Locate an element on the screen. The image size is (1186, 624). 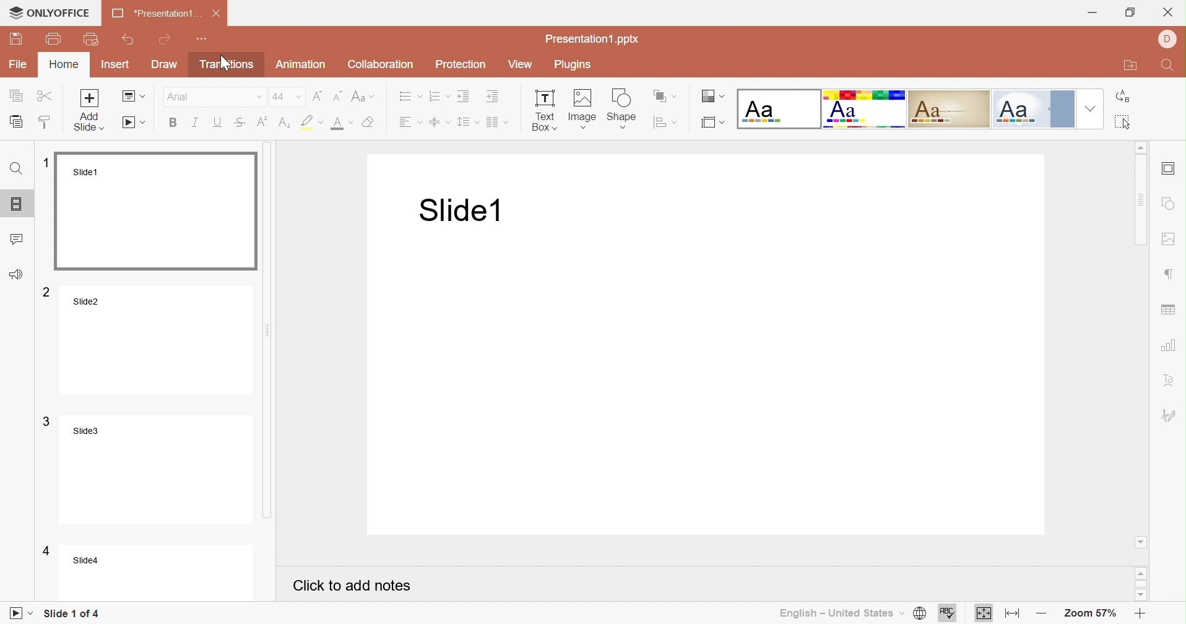
Minimize is located at coordinates (1093, 13).